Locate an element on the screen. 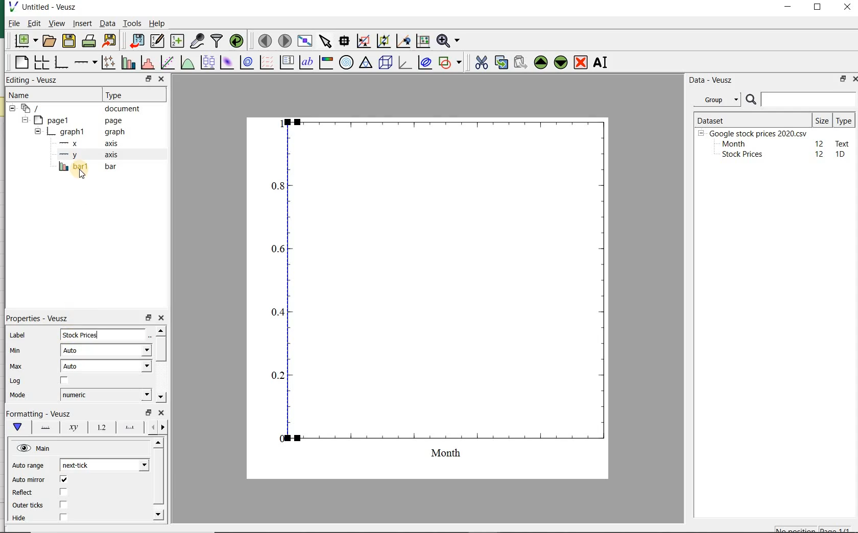  12 is located at coordinates (820, 154).